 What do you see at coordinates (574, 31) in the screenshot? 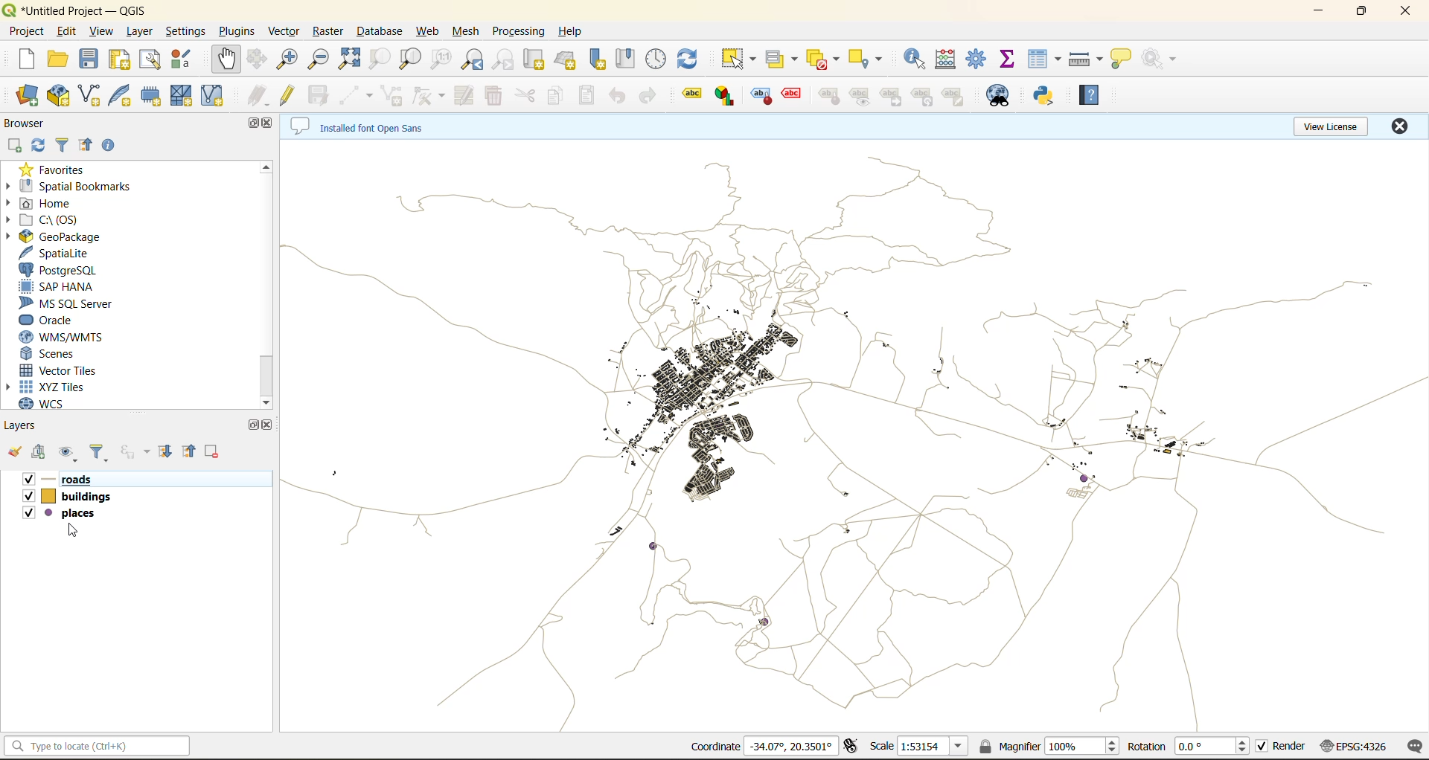
I see `help` at bounding box center [574, 31].